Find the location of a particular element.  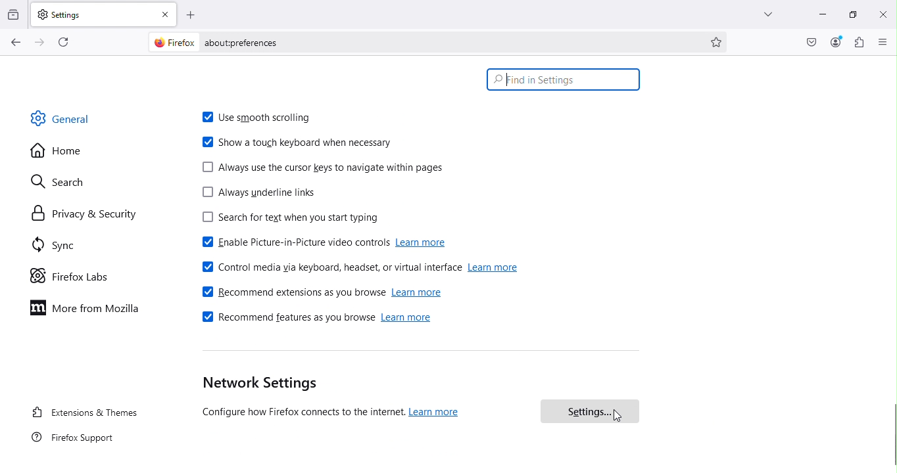

cursor is located at coordinates (891, 435).